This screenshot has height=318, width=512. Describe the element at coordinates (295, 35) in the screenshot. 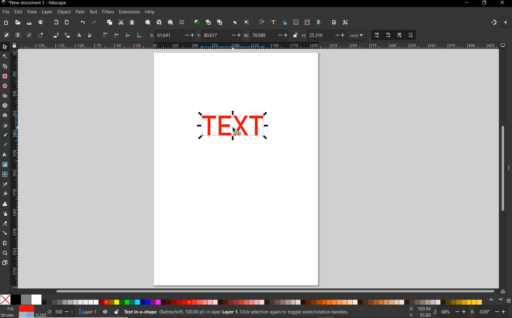

I see `lock/unlock to change width or height` at that location.